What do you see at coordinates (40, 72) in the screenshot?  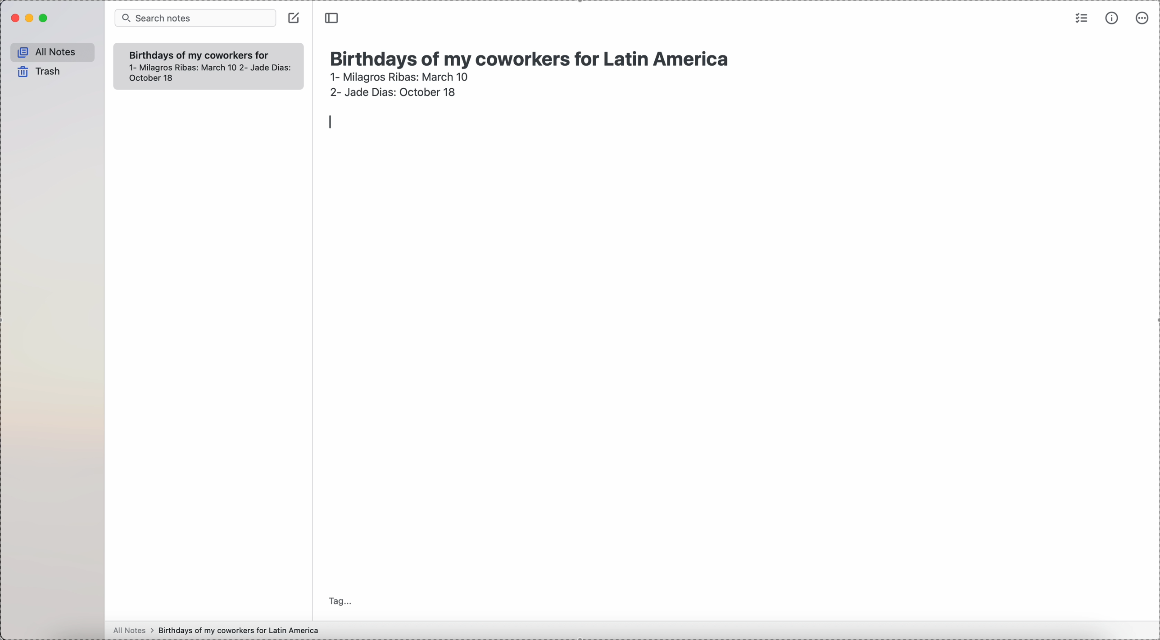 I see `trash` at bounding box center [40, 72].